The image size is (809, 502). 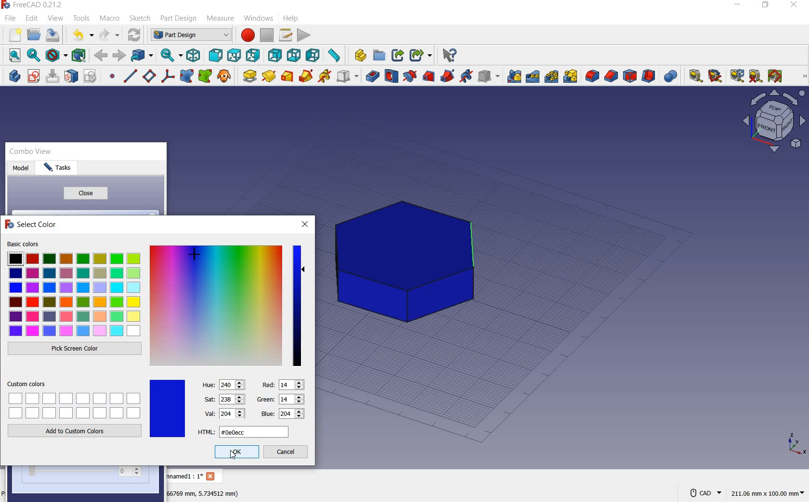 What do you see at coordinates (198, 259) in the screenshot?
I see `cursor at base color` at bounding box center [198, 259].